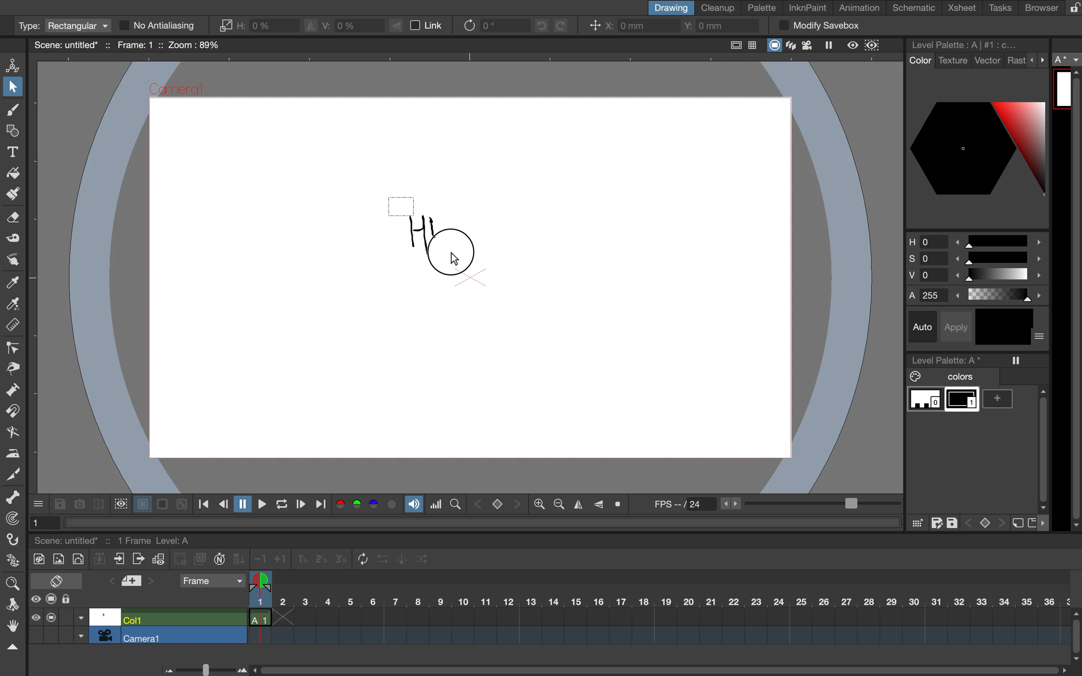 This screenshot has height=676, width=1082. What do you see at coordinates (833, 46) in the screenshot?
I see `freeze` at bounding box center [833, 46].